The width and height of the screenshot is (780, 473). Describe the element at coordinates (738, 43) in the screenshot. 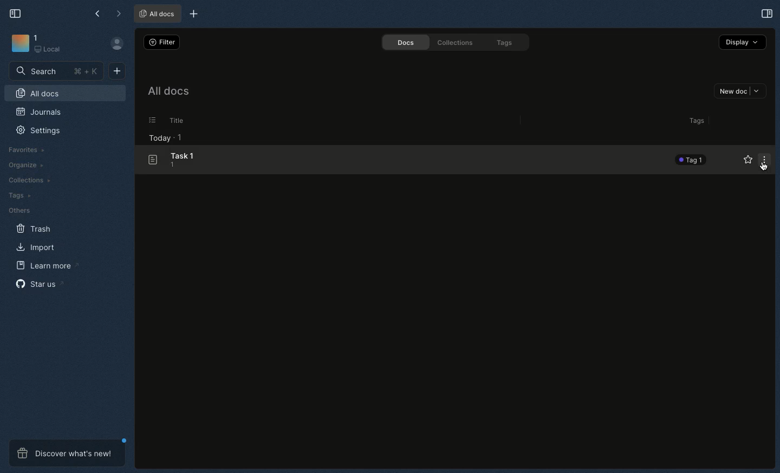

I see `Display` at that location.